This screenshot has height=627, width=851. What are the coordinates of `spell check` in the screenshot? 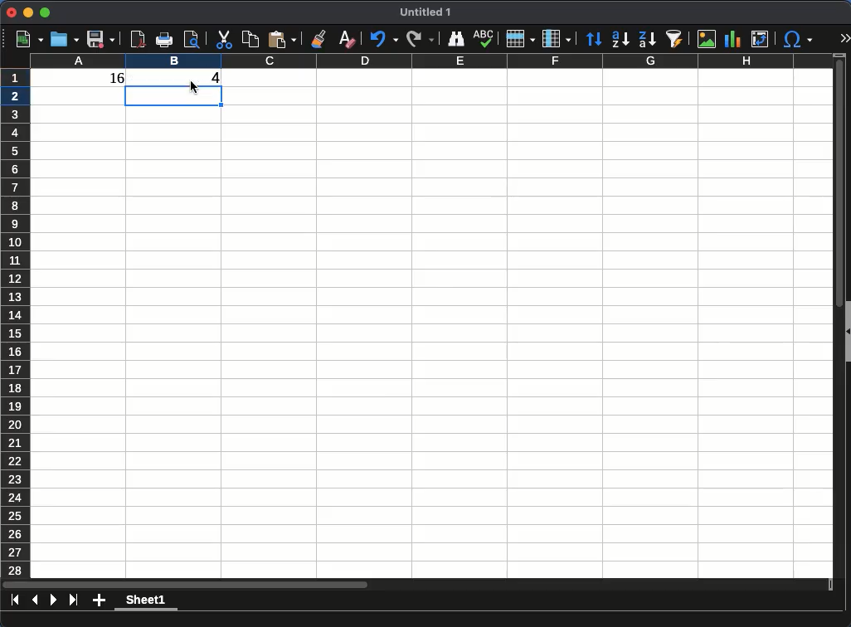 It's located at (484, 39).